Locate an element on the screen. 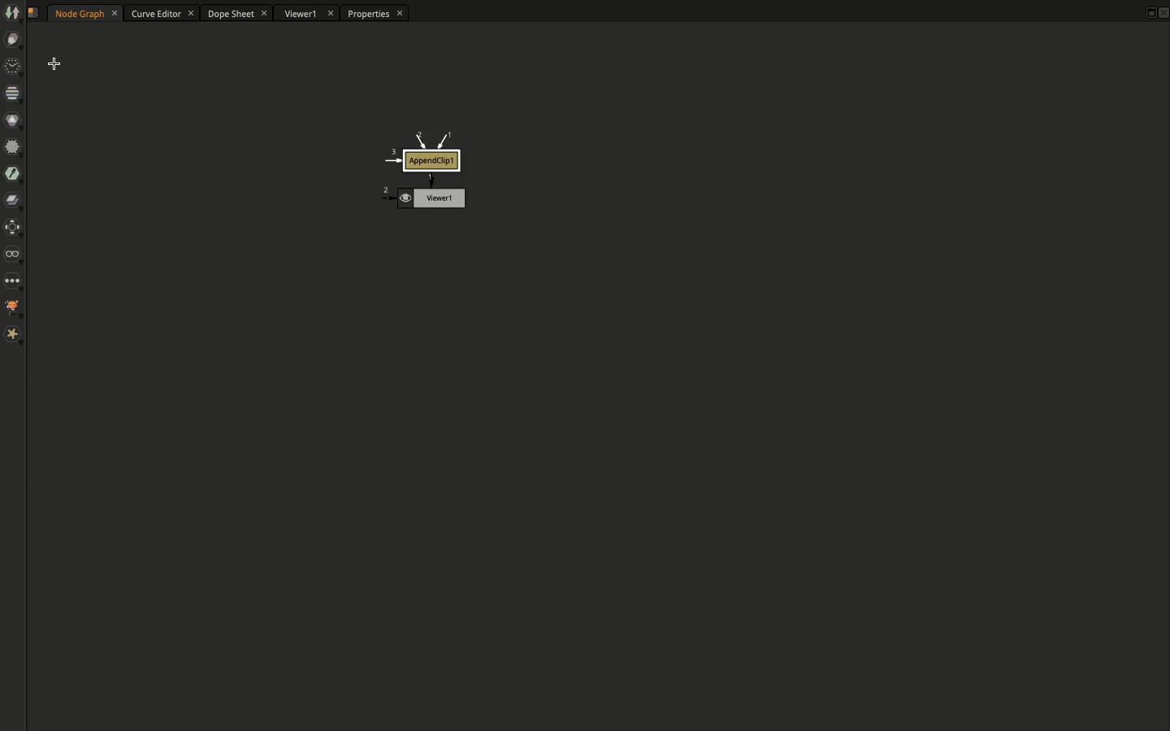  Select cursor is located at coordinates (58, 63).